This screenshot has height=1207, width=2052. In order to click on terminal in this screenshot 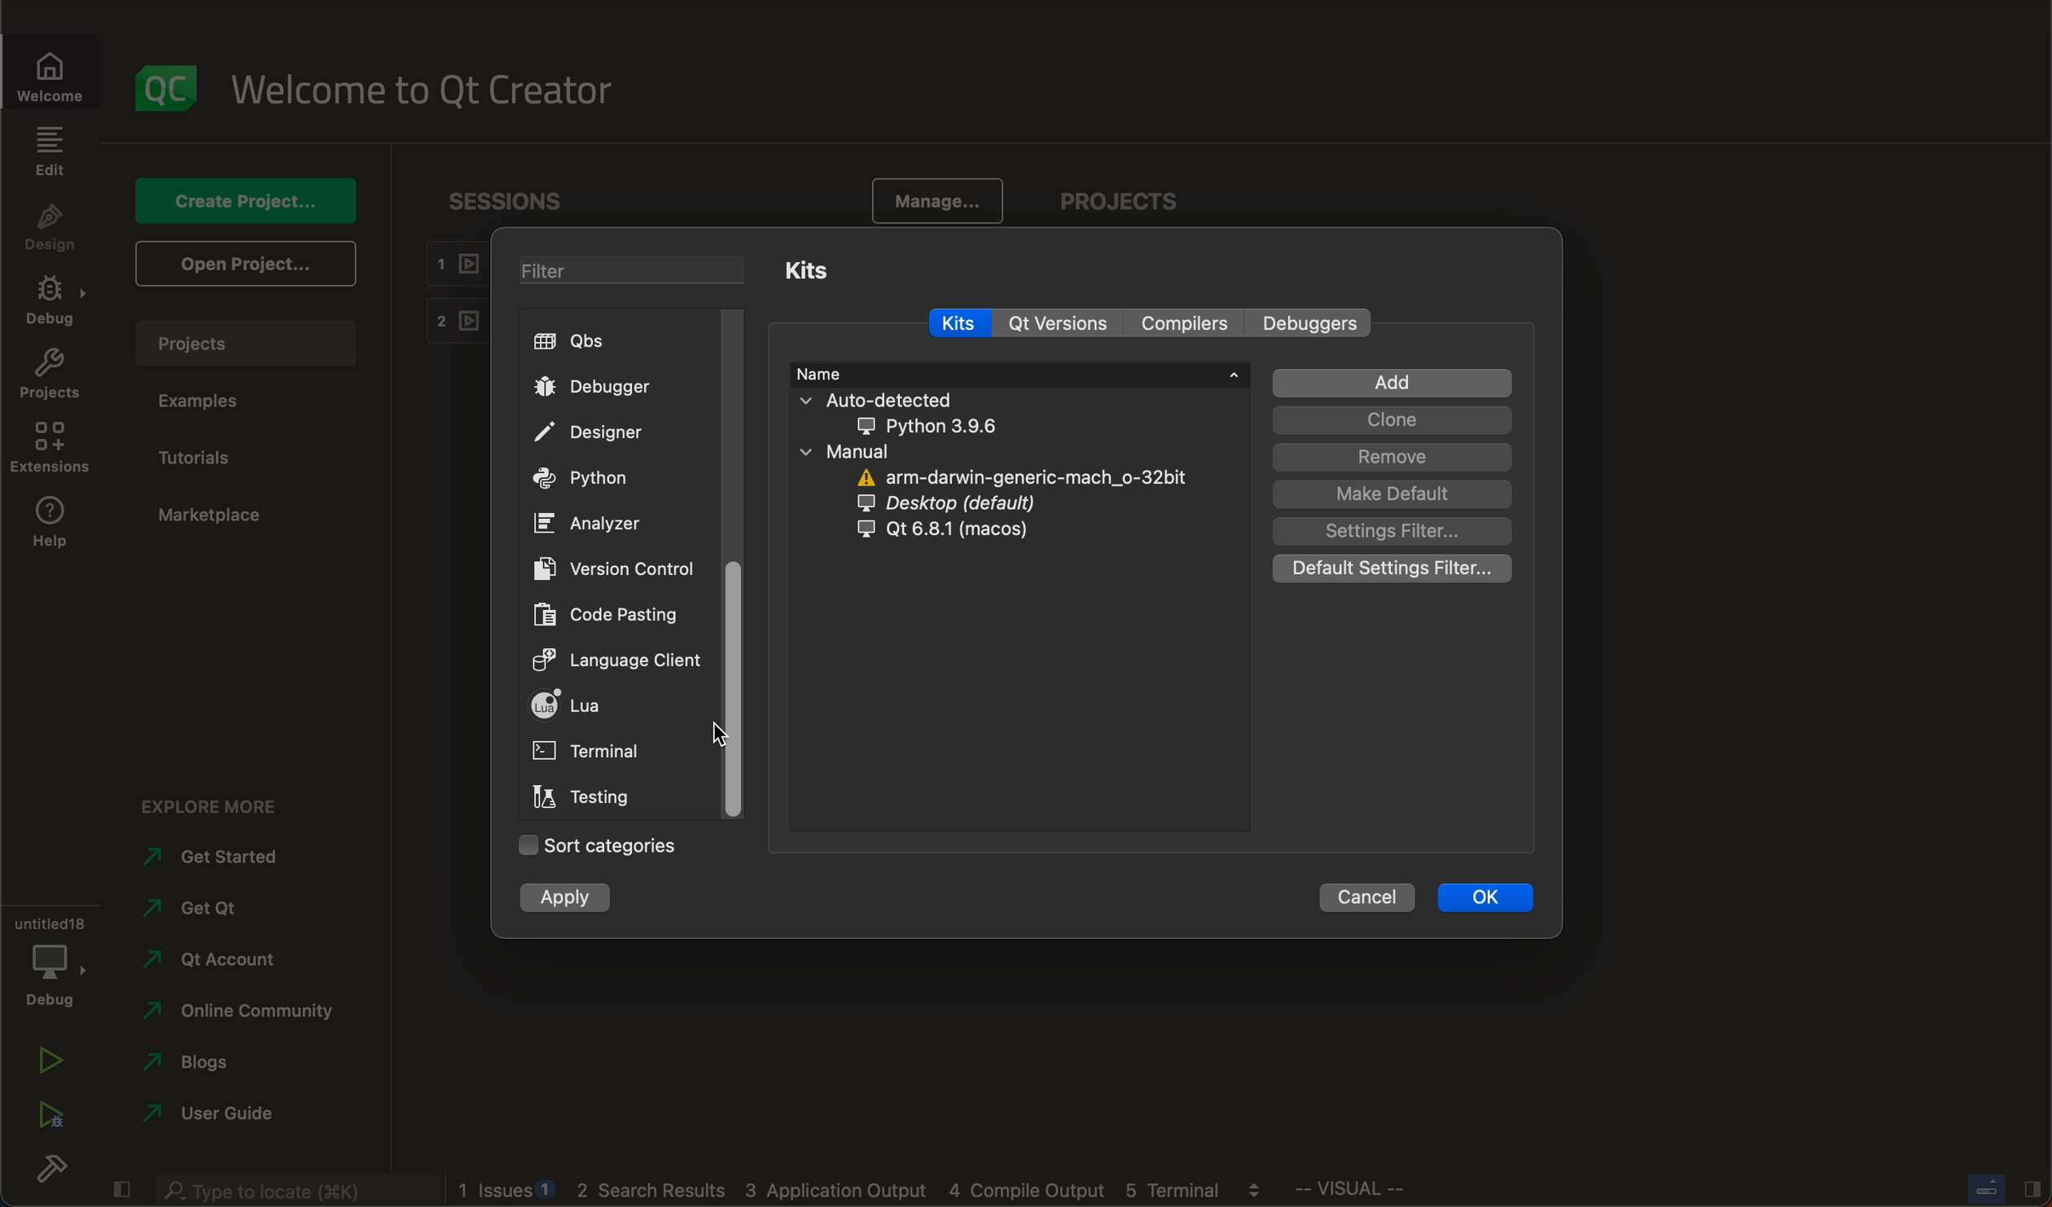, I will do `click(612, 749)`.